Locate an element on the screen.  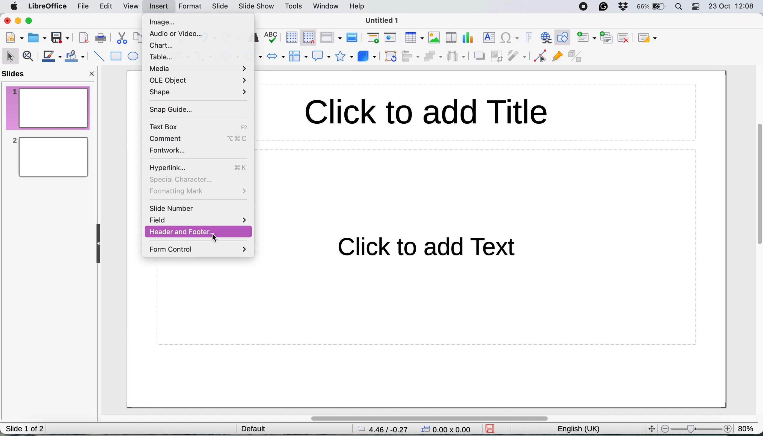
insert fontwork text is located at coordinates (529, 38).